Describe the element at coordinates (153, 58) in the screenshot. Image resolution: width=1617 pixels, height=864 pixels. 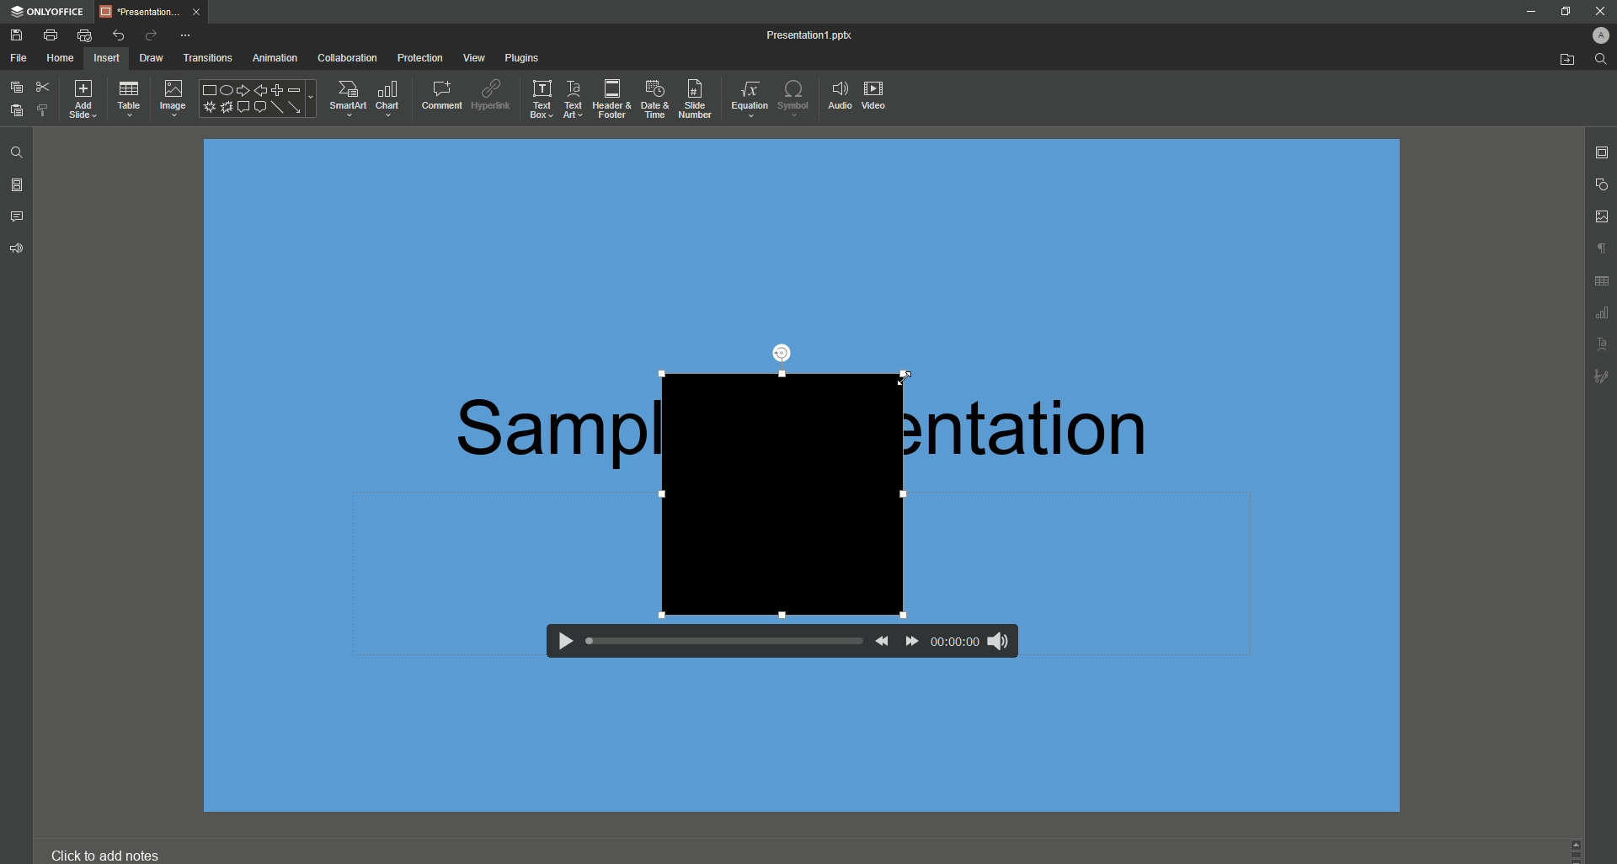
I see `Draw` at that location.